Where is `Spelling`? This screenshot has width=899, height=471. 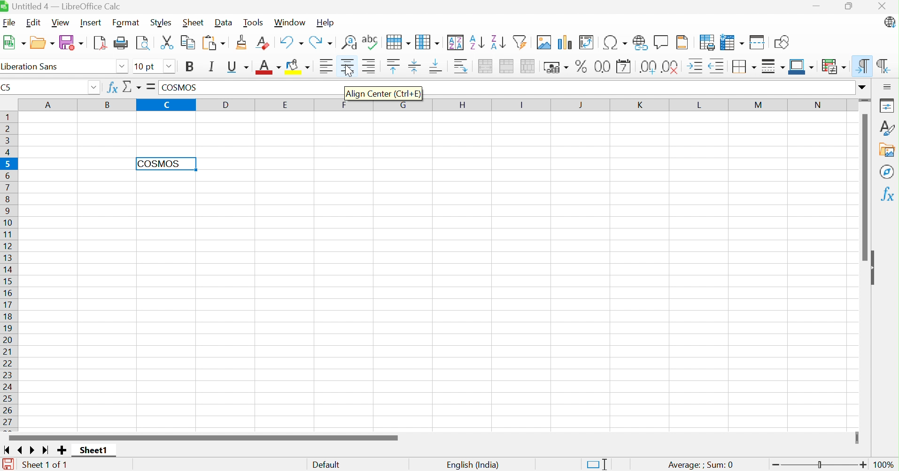 Spelling is located at coordinates (371, 41).